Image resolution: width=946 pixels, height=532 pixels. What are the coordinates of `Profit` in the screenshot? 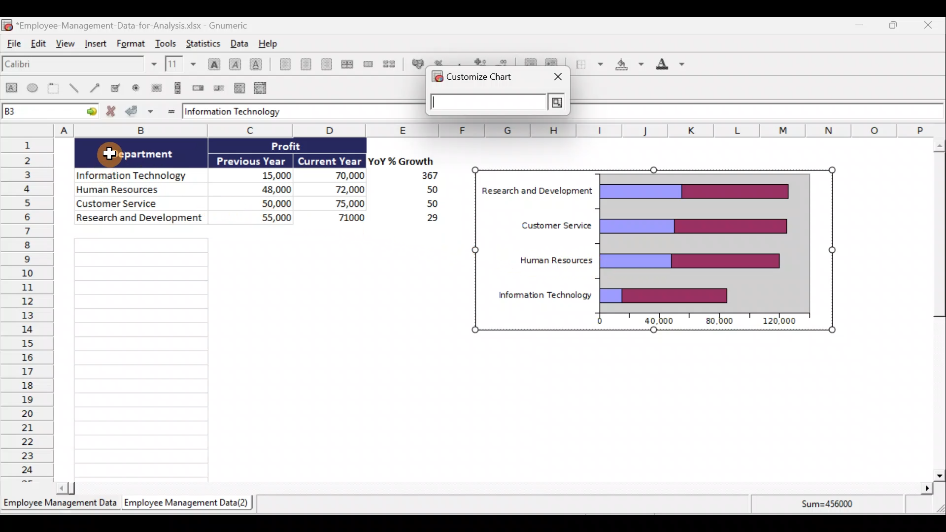 It's located at (295, 147).